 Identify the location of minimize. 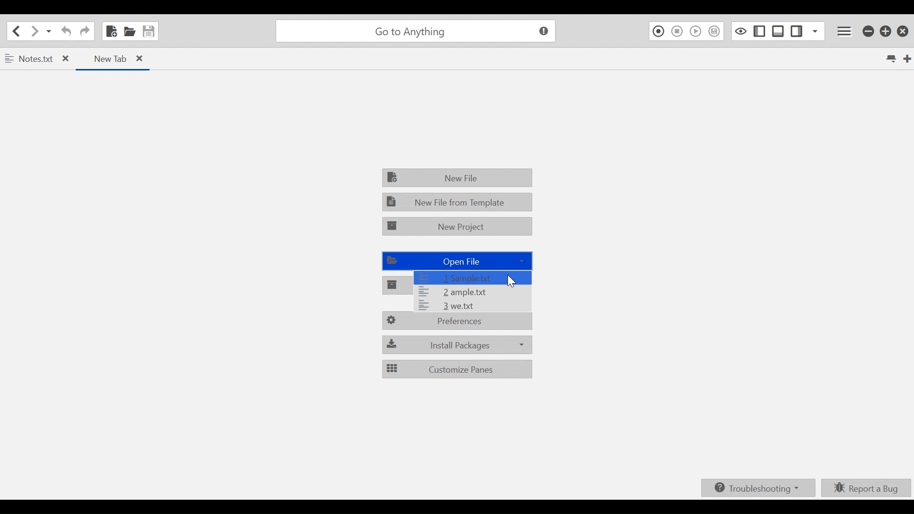
(869, 32).